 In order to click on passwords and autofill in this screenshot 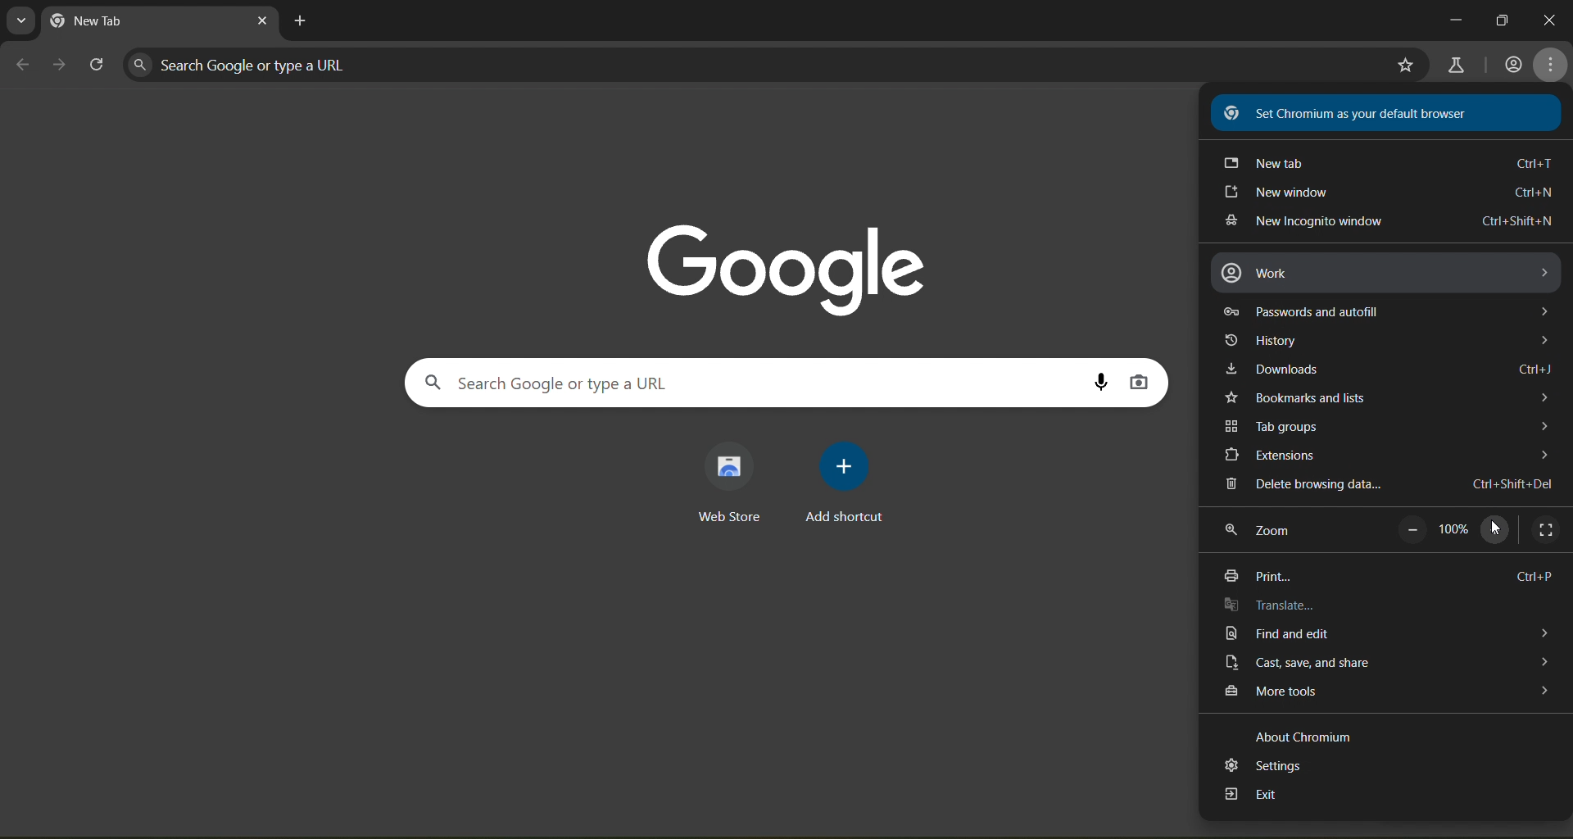, I will do `click(1390, 311)`.